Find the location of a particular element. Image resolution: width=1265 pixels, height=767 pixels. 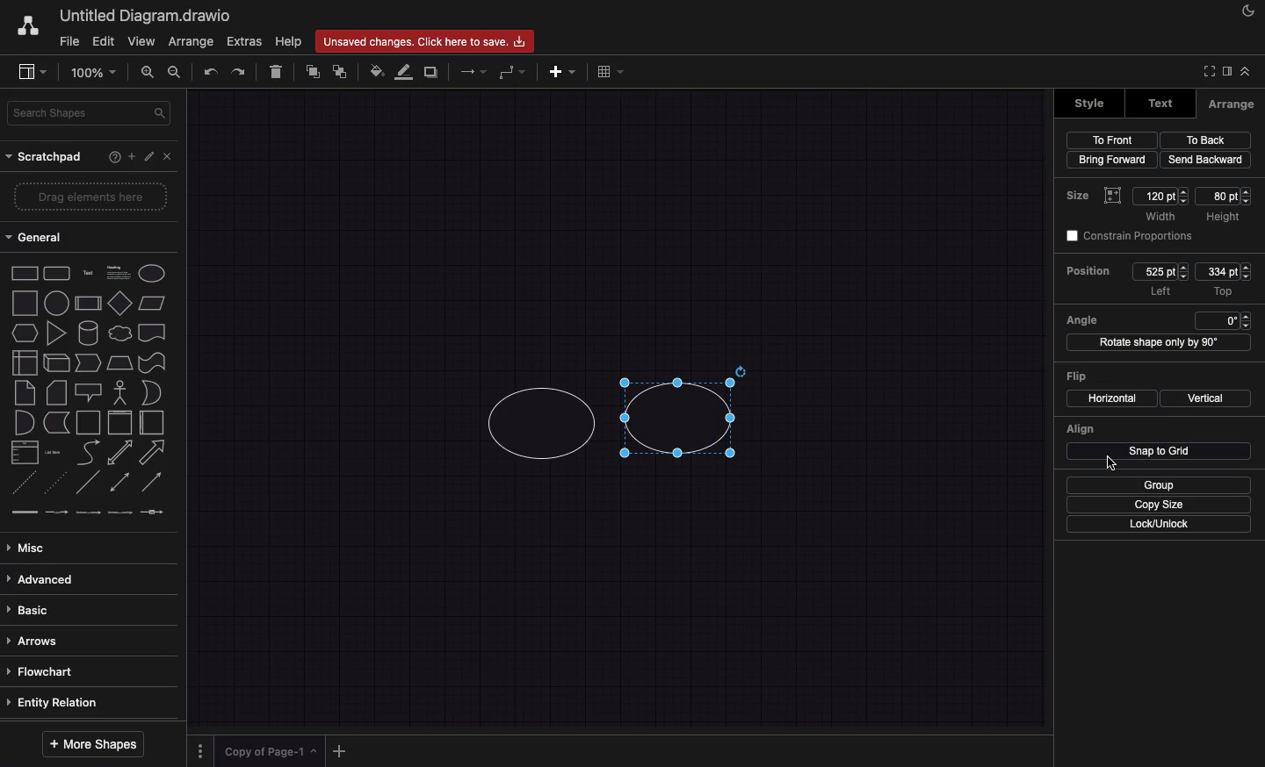

ellipse is located at coordinates (152, 274).